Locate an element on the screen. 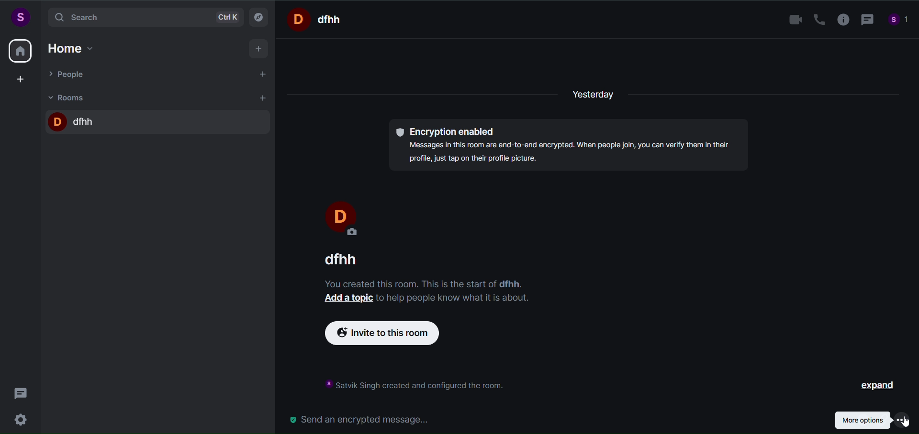  encryption enabled is located at coordinates (572, 146).